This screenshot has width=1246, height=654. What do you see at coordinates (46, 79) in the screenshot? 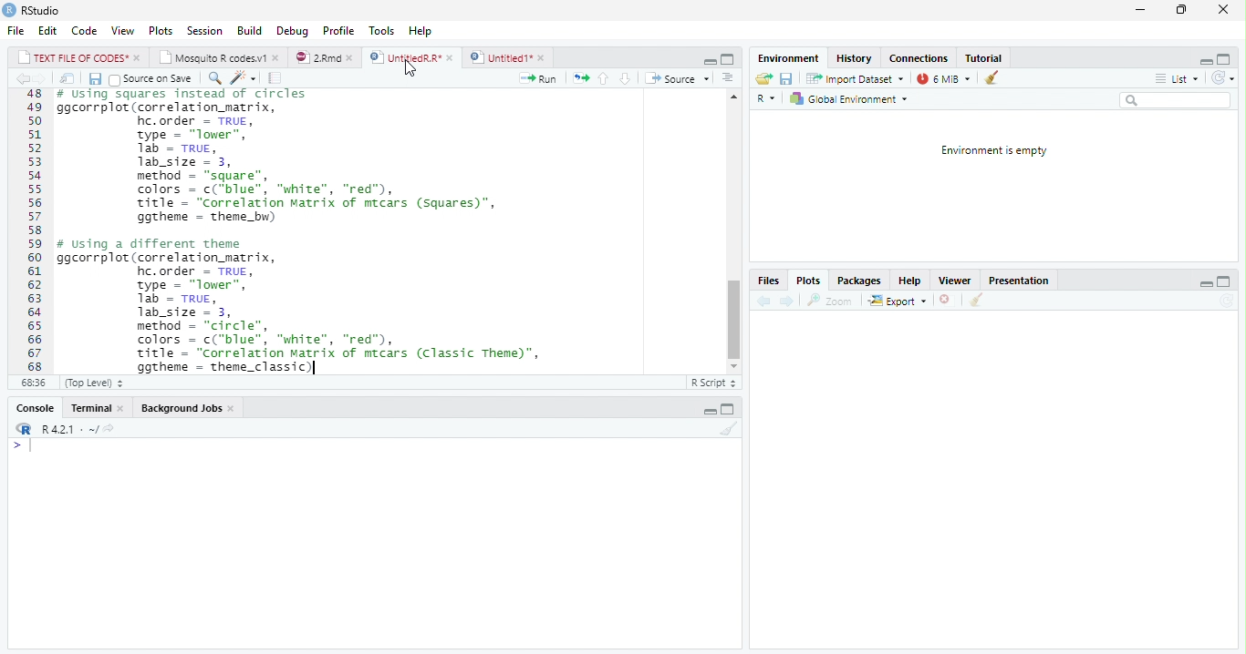
I see `go back to the next source location` at bounding box center [46, 79].